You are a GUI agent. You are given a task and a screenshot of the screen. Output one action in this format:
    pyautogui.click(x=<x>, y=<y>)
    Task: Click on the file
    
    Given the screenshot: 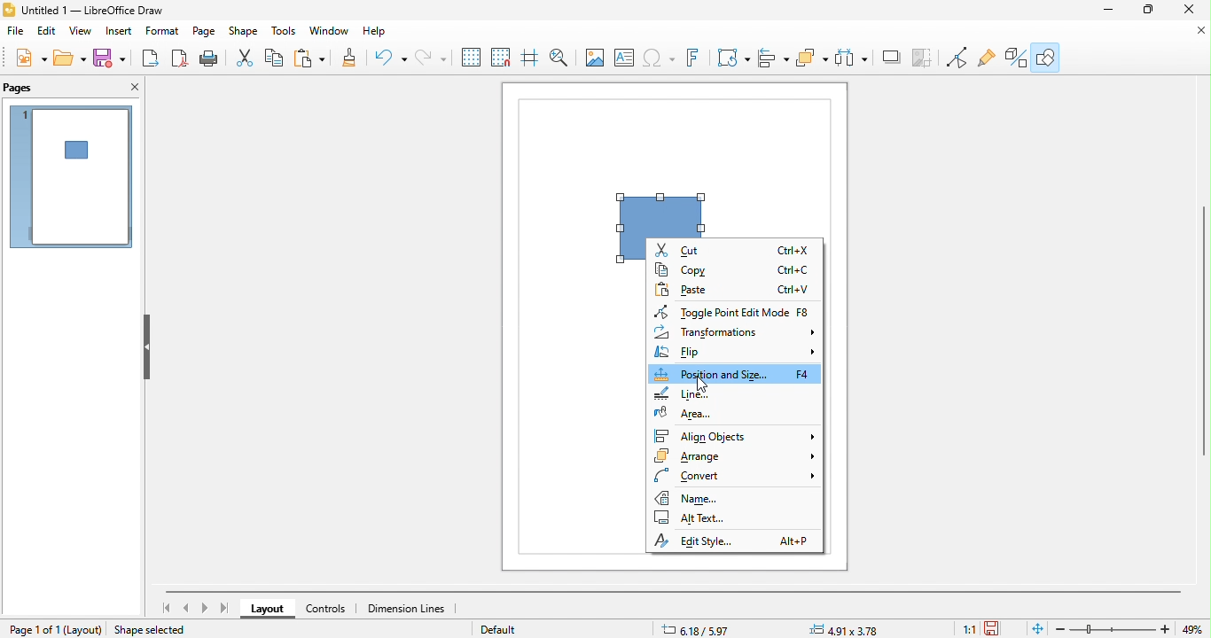 What is the action you would take?
    pyautogui.click(x=15, y=31)
    